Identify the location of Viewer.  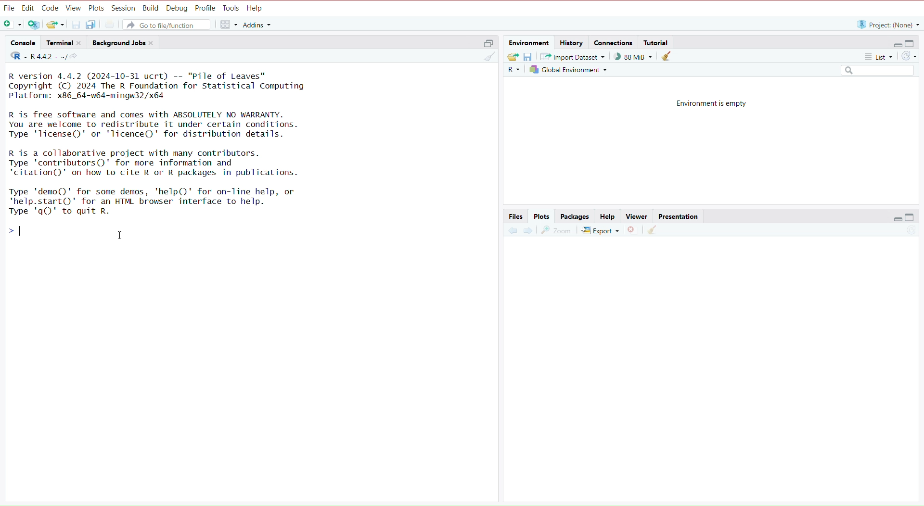
(638, 215).